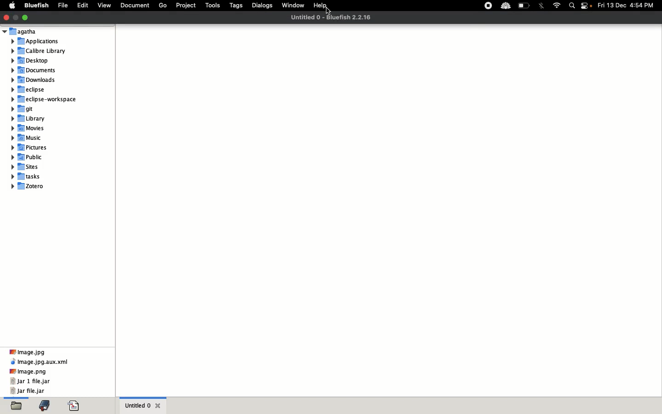 The image size is (662, 414). What do you see at coordinates (31, 176) in the screenshot?
I see `tasks` at bounding box center [31, 176].